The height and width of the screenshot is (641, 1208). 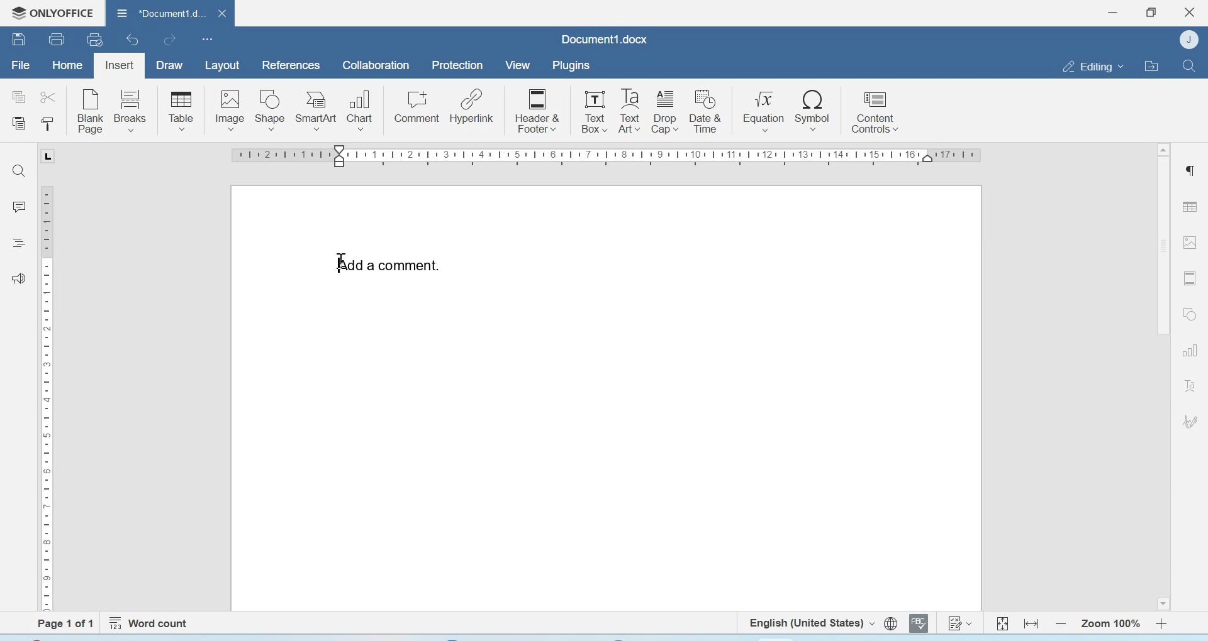 What do you see at coordinates (610, 156) in the screenshot?
I see `Scale` at bounding box center [610, 156].